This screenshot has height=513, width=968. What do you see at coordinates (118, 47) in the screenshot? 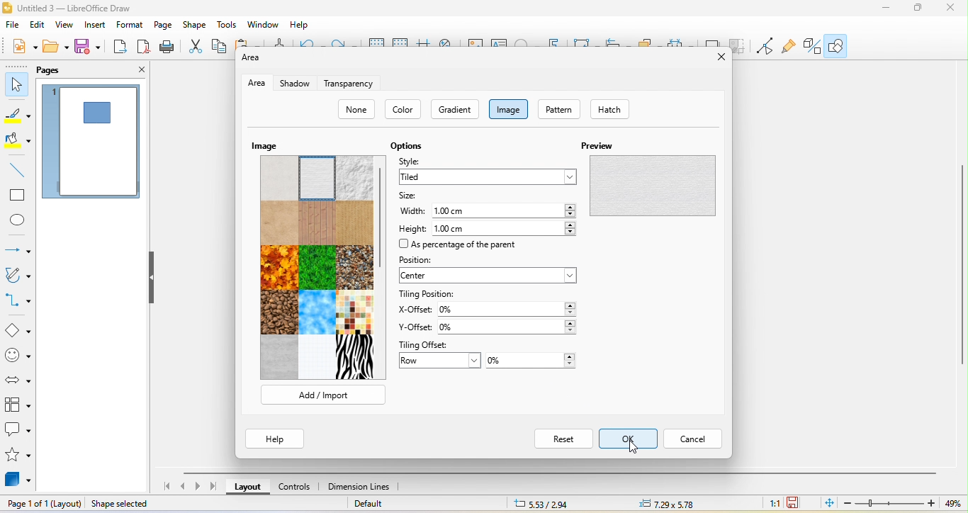
I see `export` at bounding box center [118, 47].